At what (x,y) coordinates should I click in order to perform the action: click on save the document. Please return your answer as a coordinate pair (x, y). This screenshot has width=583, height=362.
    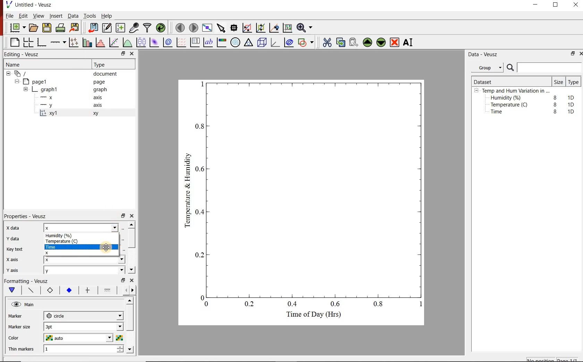
    Looking at the image, I should click on (47, 28).